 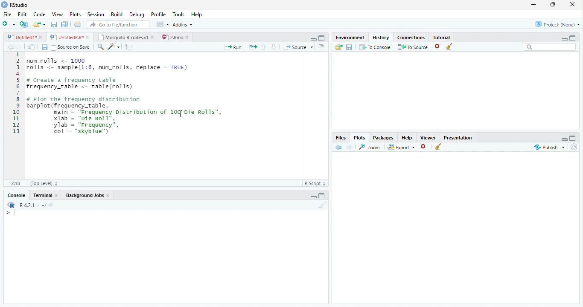 What do you see at coordinates (534, 5) in the screenshot?
I see `Minimize` at bounding box center [534, 5].